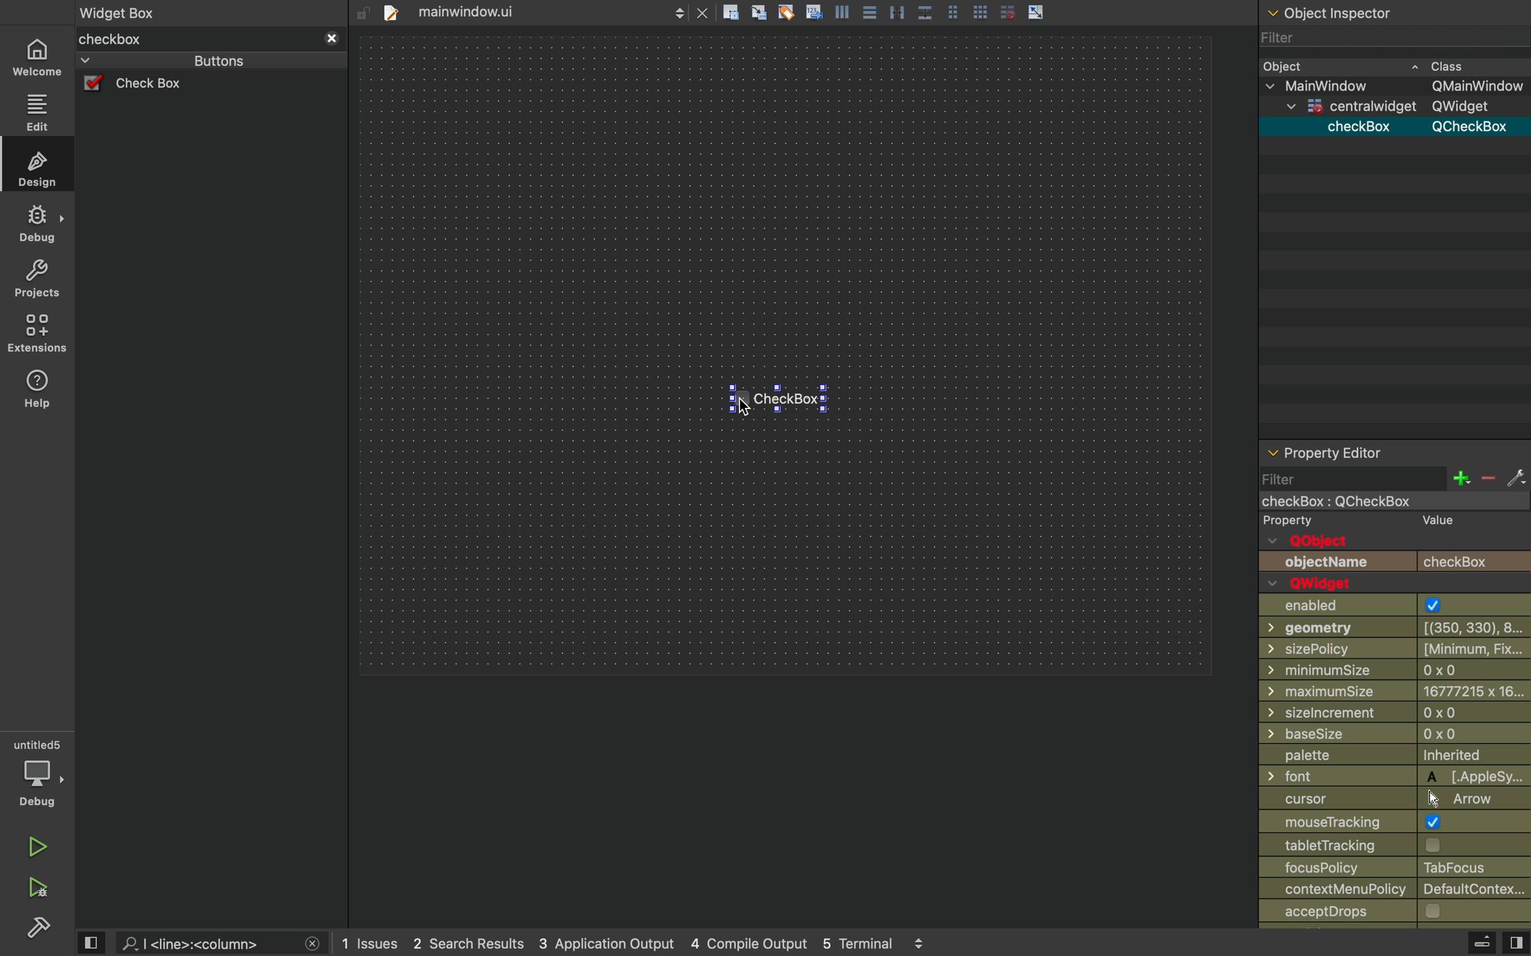 This screenshot has width=1531, height=956. I want to click on font, so click(1395, 776).